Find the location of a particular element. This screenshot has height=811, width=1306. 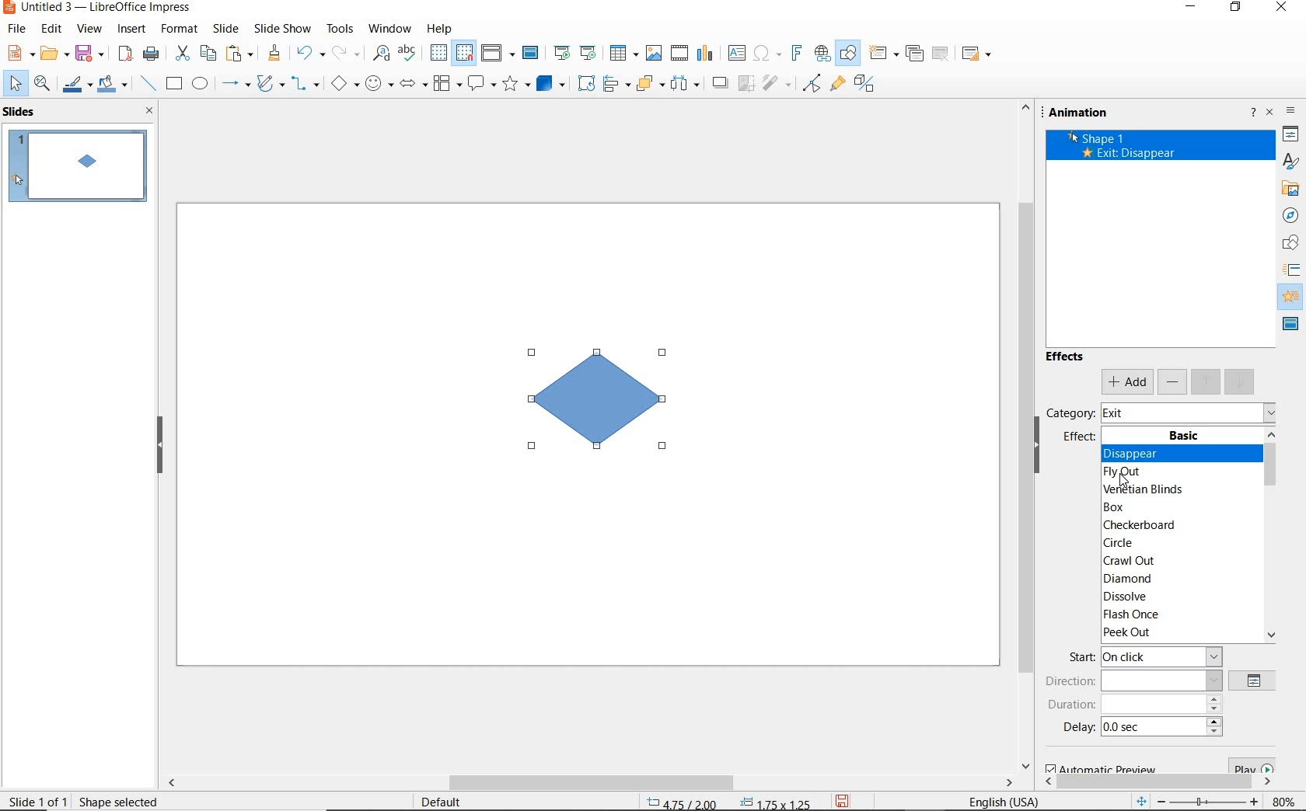

zoom factor is located at coordinates (1283, 799).